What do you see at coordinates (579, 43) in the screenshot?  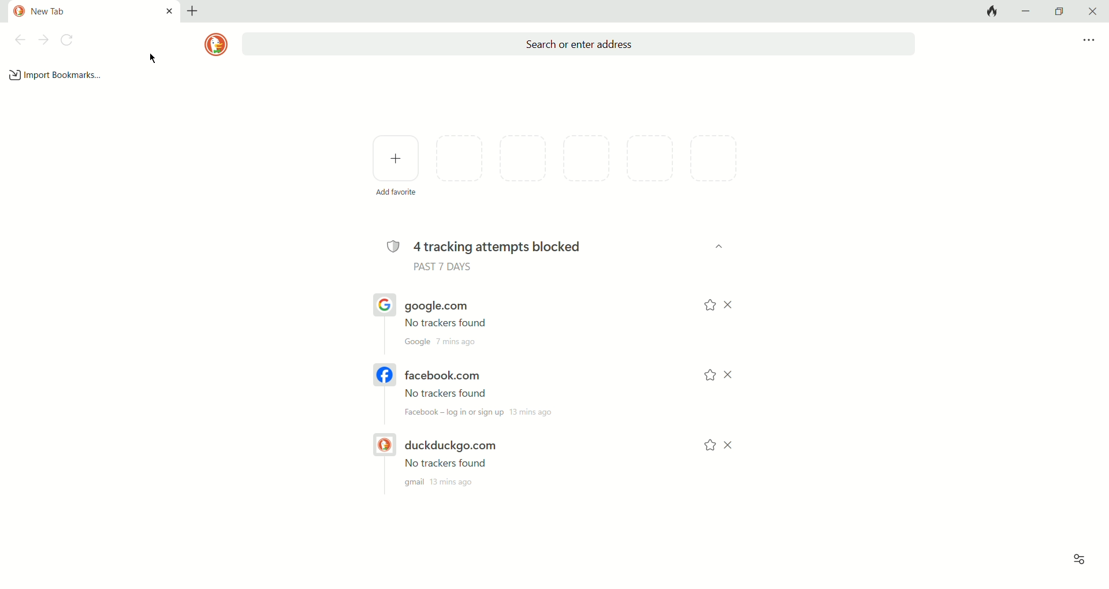 I see `search` at bounding box center [579, 43].